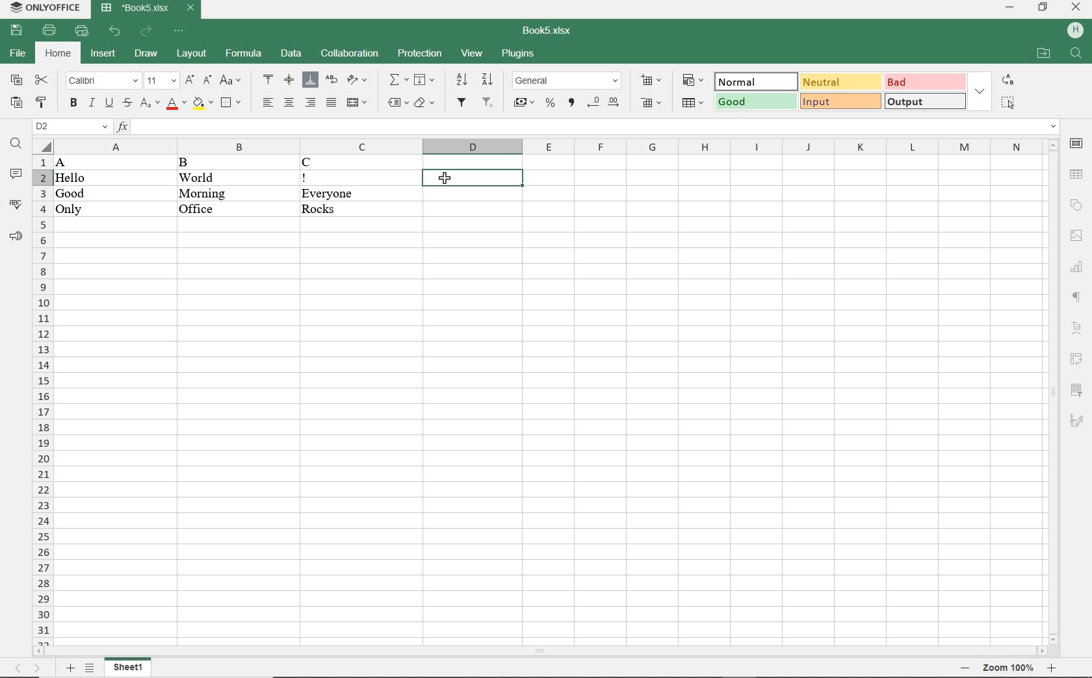  I want to click on DECREMENT FONT SIZE, so click(207, 82).